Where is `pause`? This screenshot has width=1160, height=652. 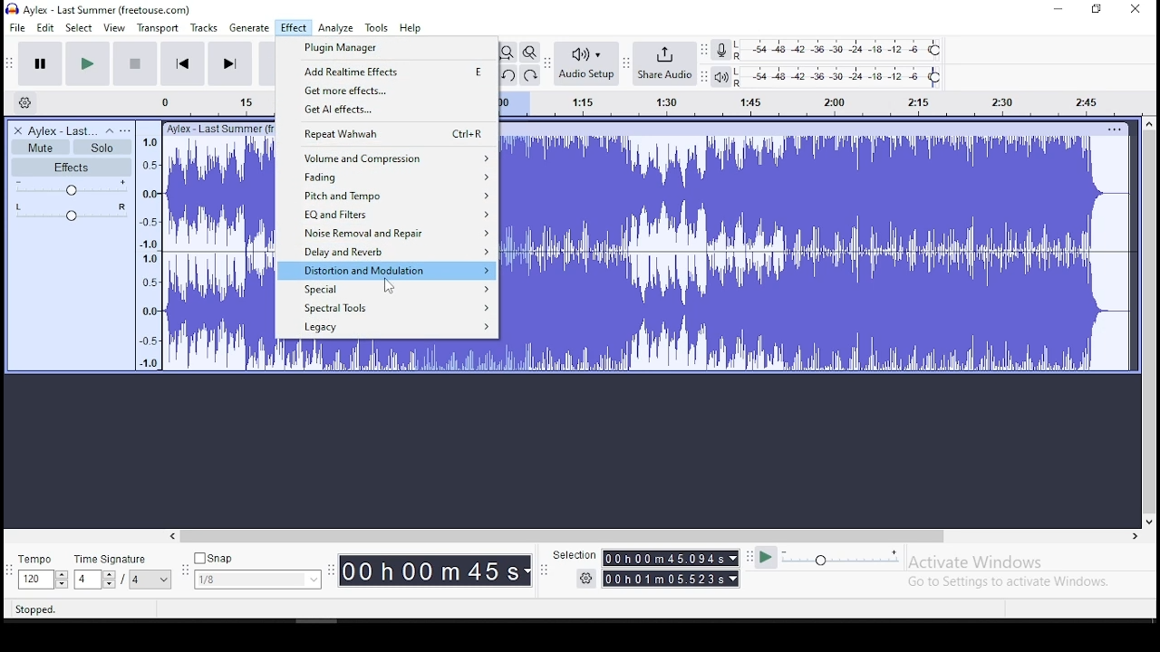 pause is located at coordinates (38, 63).